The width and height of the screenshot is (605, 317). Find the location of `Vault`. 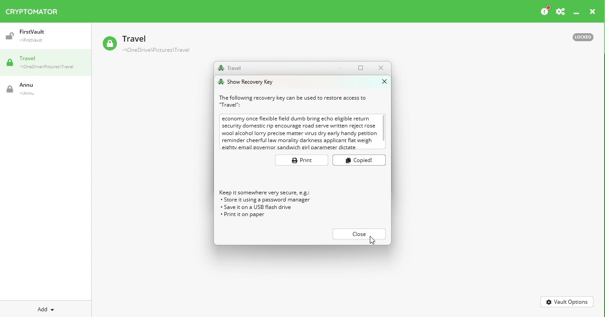

Vault is located at coordinates (41, 36).